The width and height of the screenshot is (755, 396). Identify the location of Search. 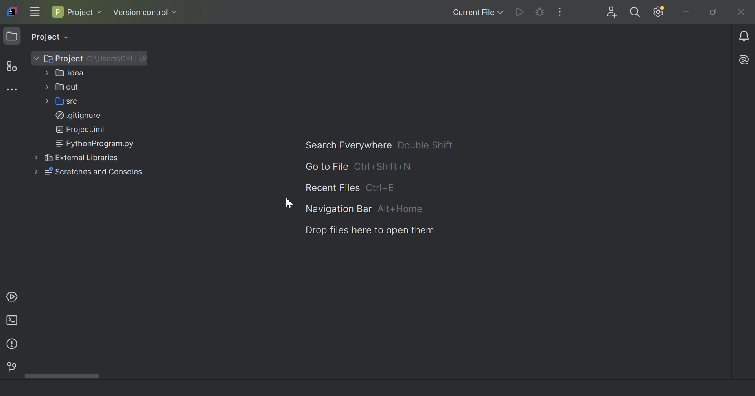
(636, 13).